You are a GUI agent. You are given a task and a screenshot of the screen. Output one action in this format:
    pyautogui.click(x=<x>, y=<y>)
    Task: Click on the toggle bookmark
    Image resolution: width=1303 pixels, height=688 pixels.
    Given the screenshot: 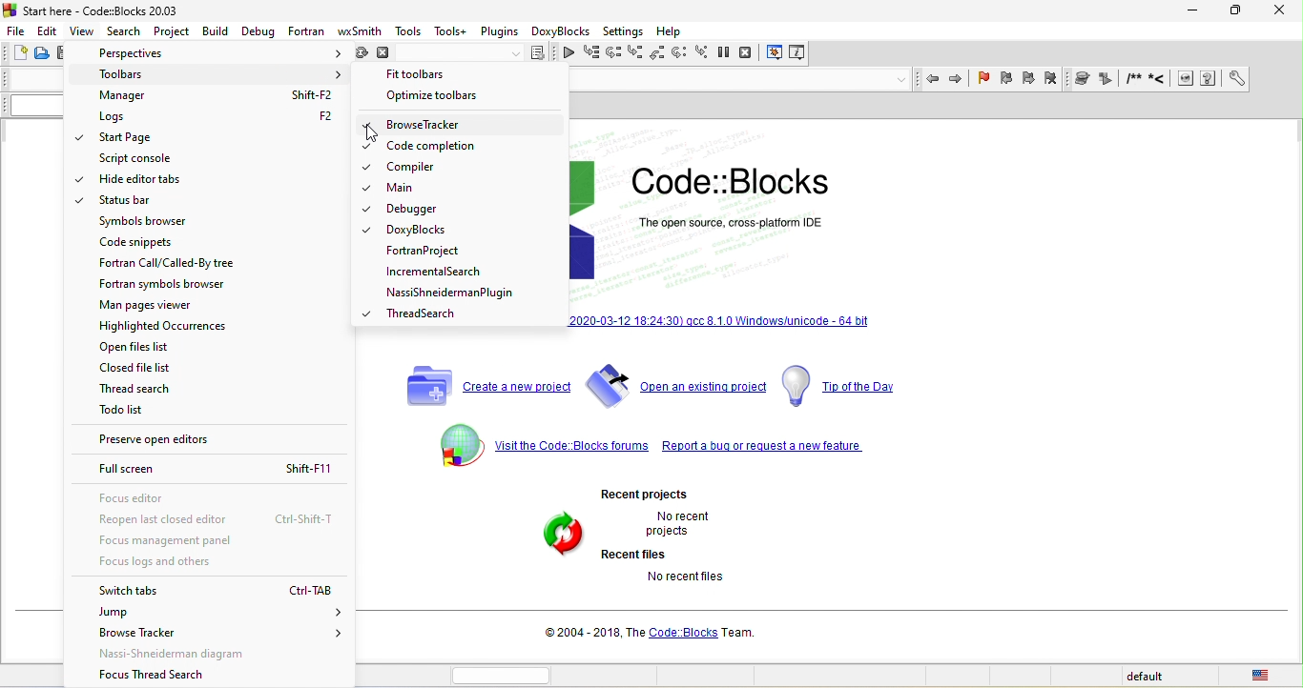 What is the action you would take?
    pyautogui.click(x=984, y=81)
    